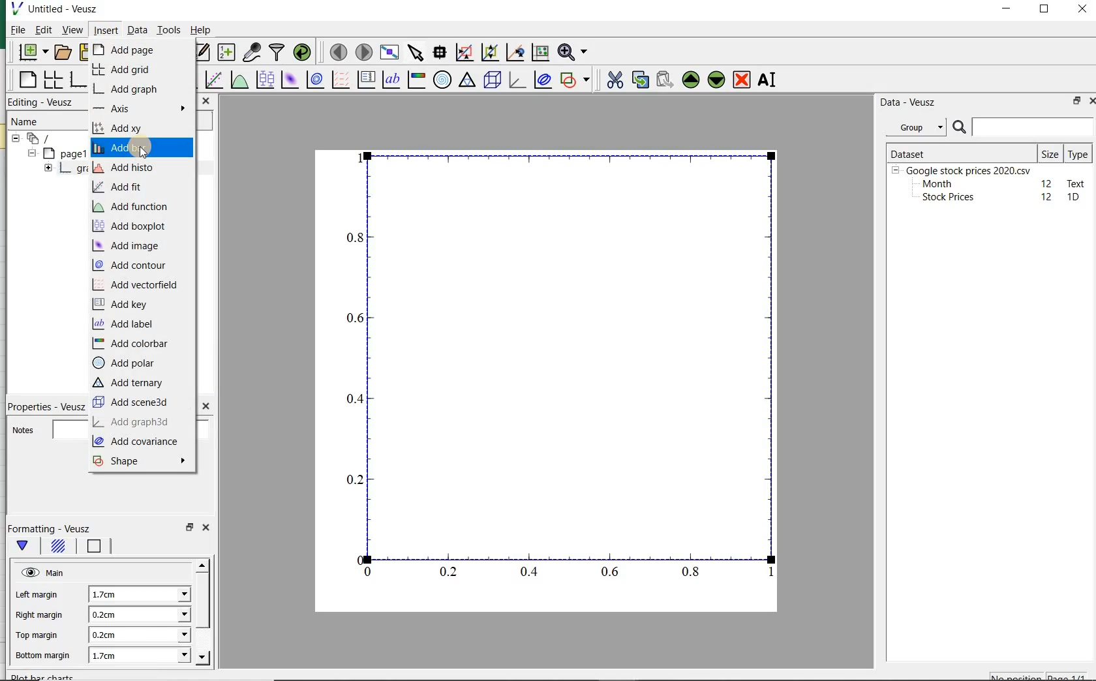 Image resolution: width=1096 pixels, height=681 pixels. Describe the element at coordinates (59, 170) in the screenshot. I see `graph1` at that location.